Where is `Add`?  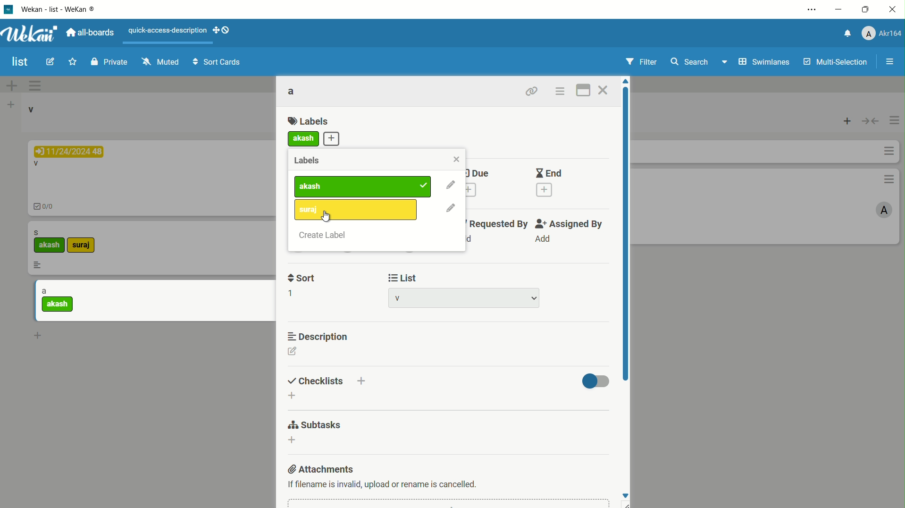 Add is located at coordinates (547, 238).